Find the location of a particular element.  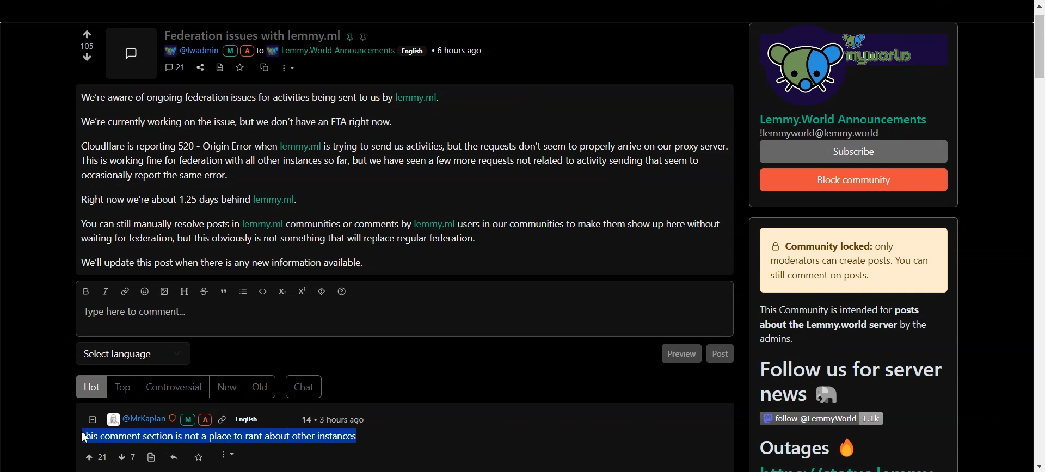

Superscript is located at coordinates (304, 291).